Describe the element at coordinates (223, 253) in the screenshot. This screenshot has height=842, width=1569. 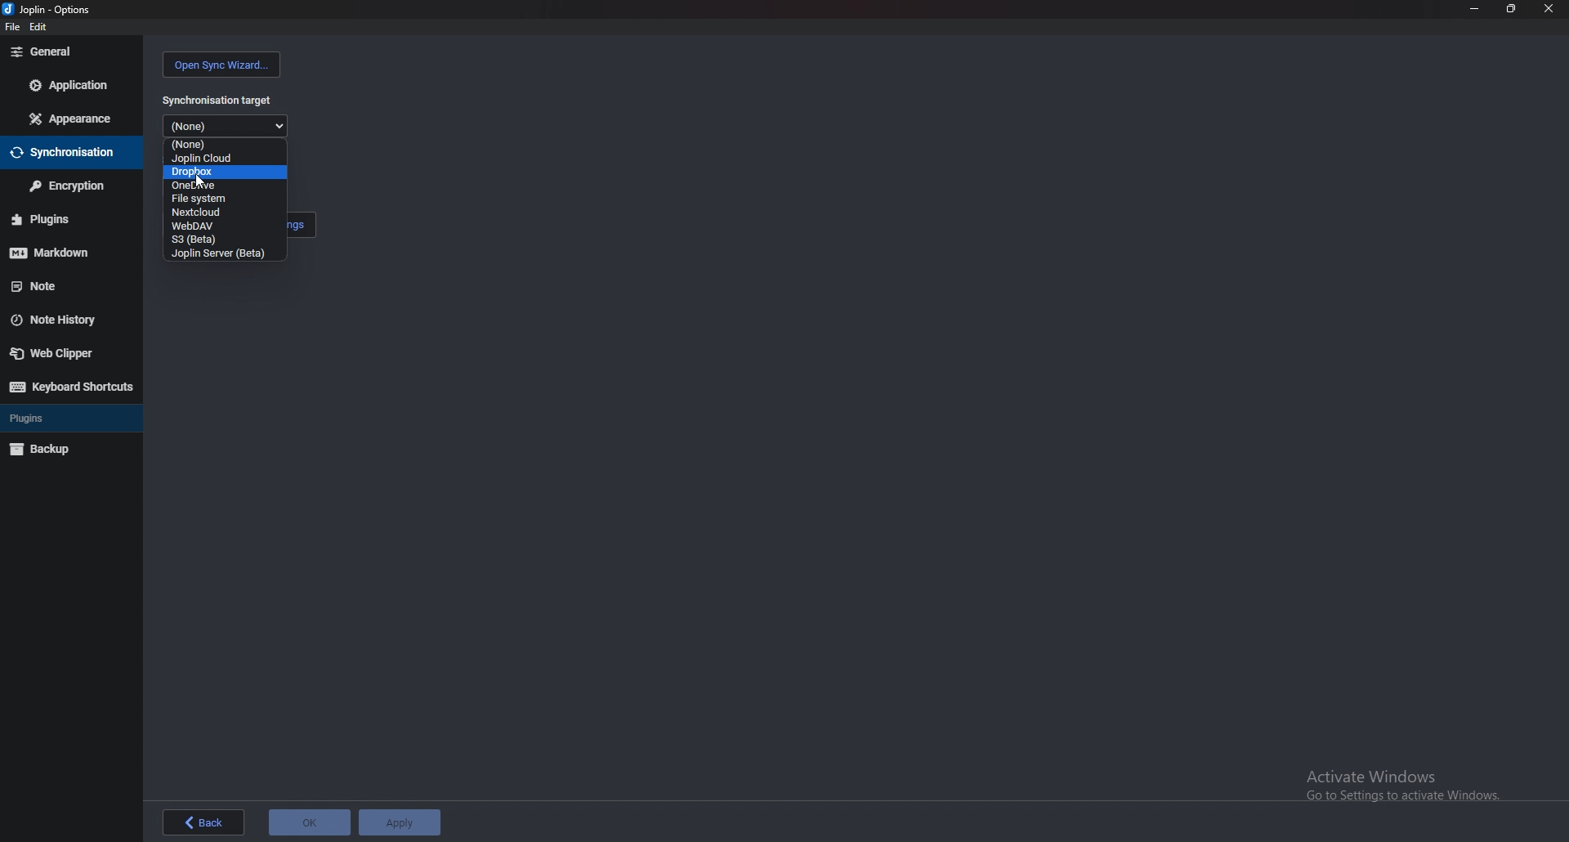
I see `joplin server` at that location.